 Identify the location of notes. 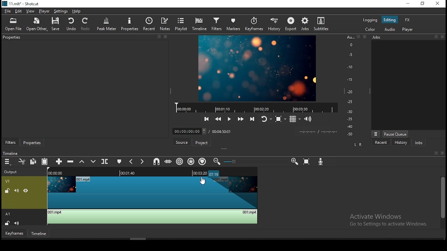
(166, 24).